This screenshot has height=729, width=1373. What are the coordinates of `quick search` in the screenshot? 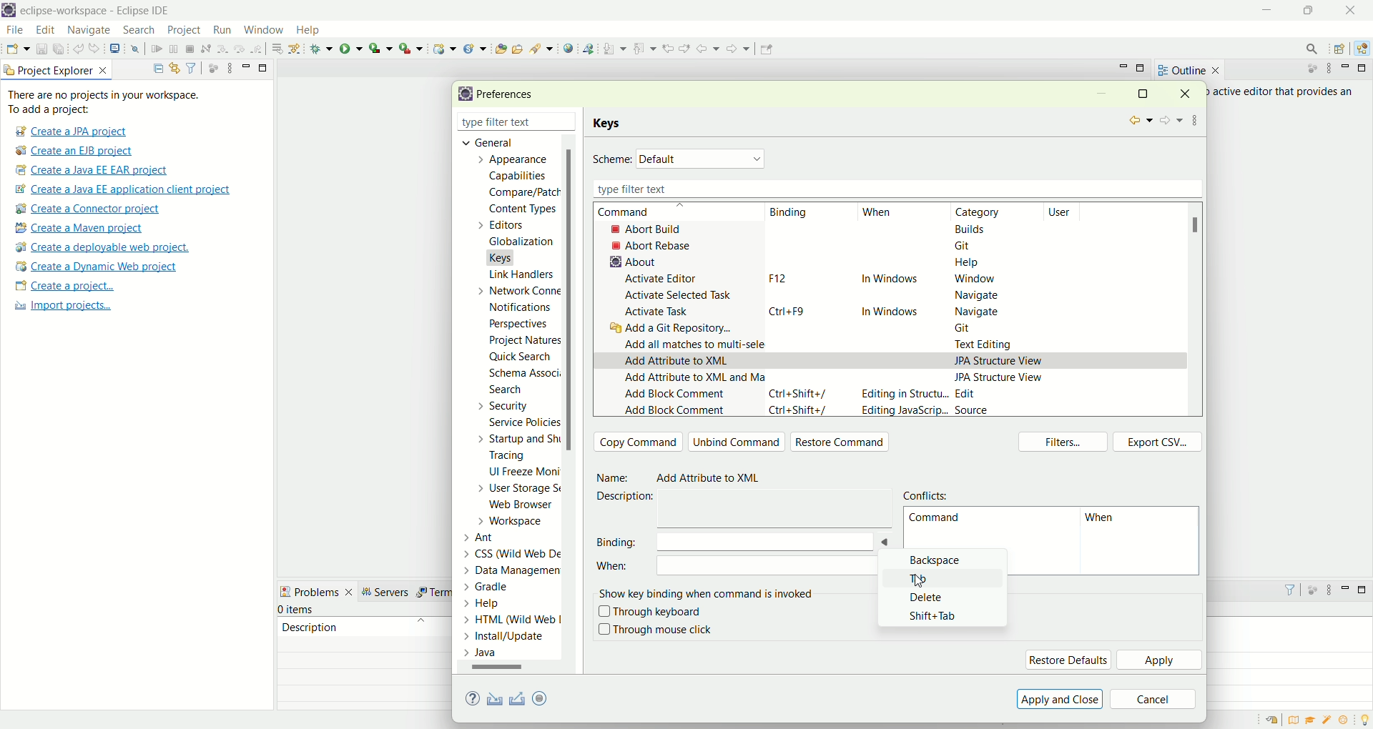 It's located at (521, 359).